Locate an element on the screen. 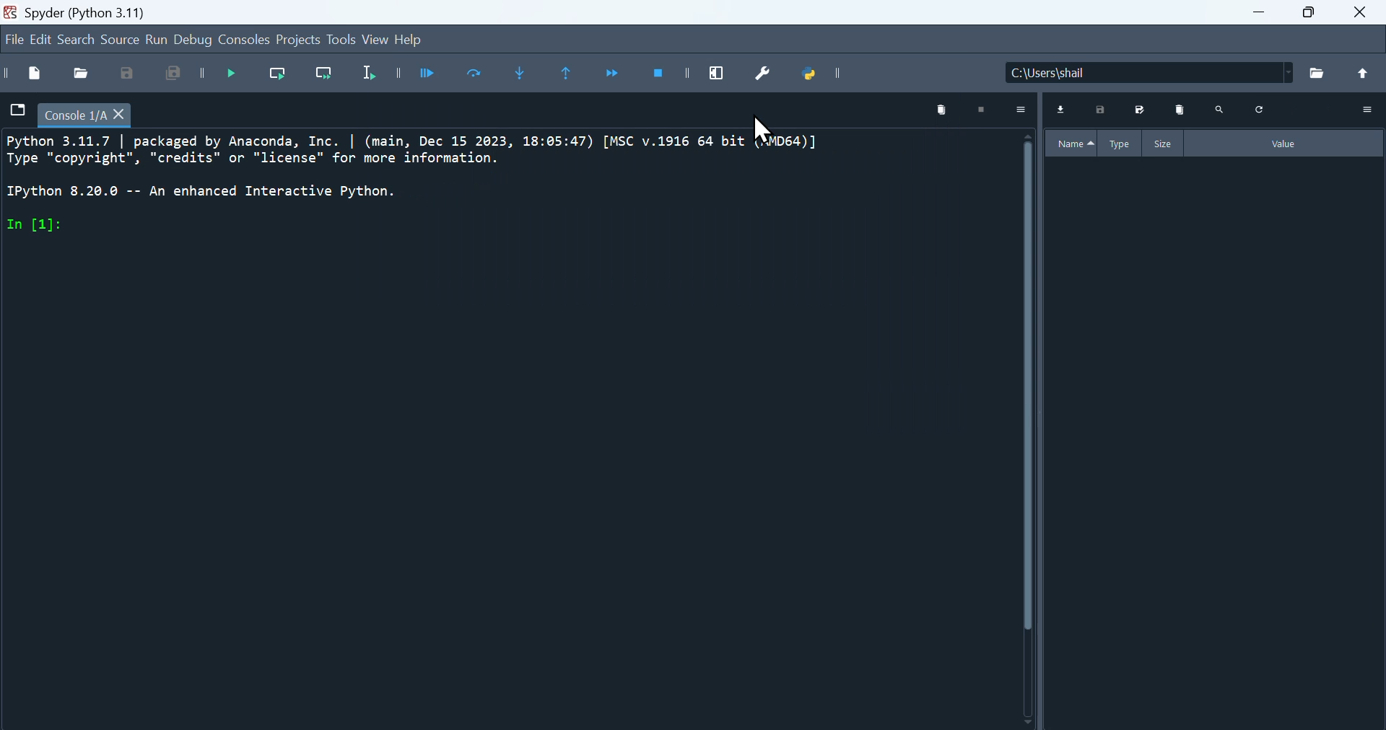  Run cell is located at coordinates (432, 74).